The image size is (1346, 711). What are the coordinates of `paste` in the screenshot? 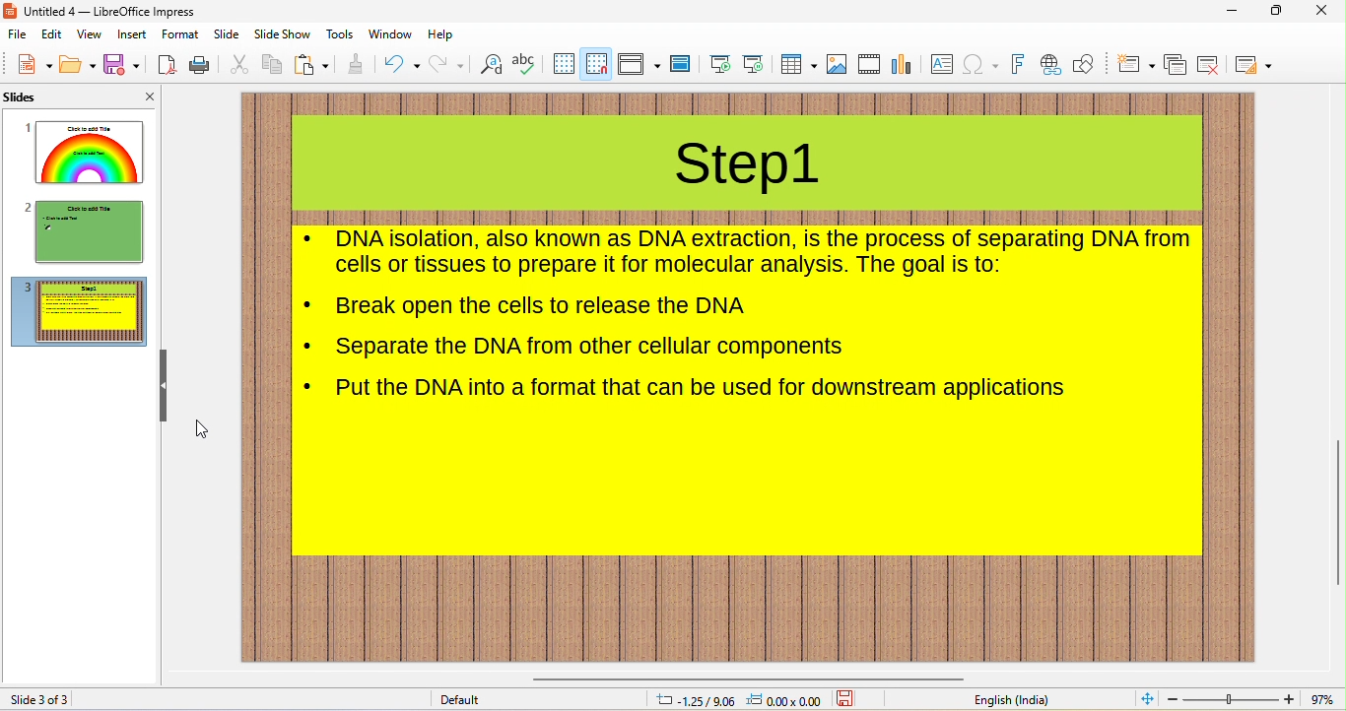 It's located at (312, 64).